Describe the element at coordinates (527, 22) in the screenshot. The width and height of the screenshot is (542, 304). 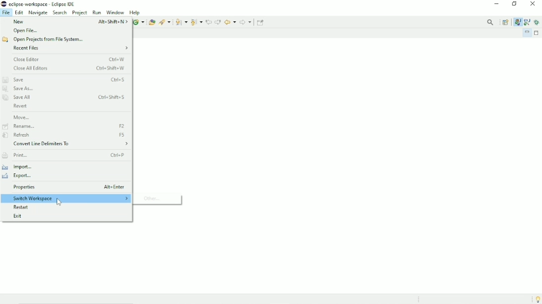
I see `Java browsing` at that location.